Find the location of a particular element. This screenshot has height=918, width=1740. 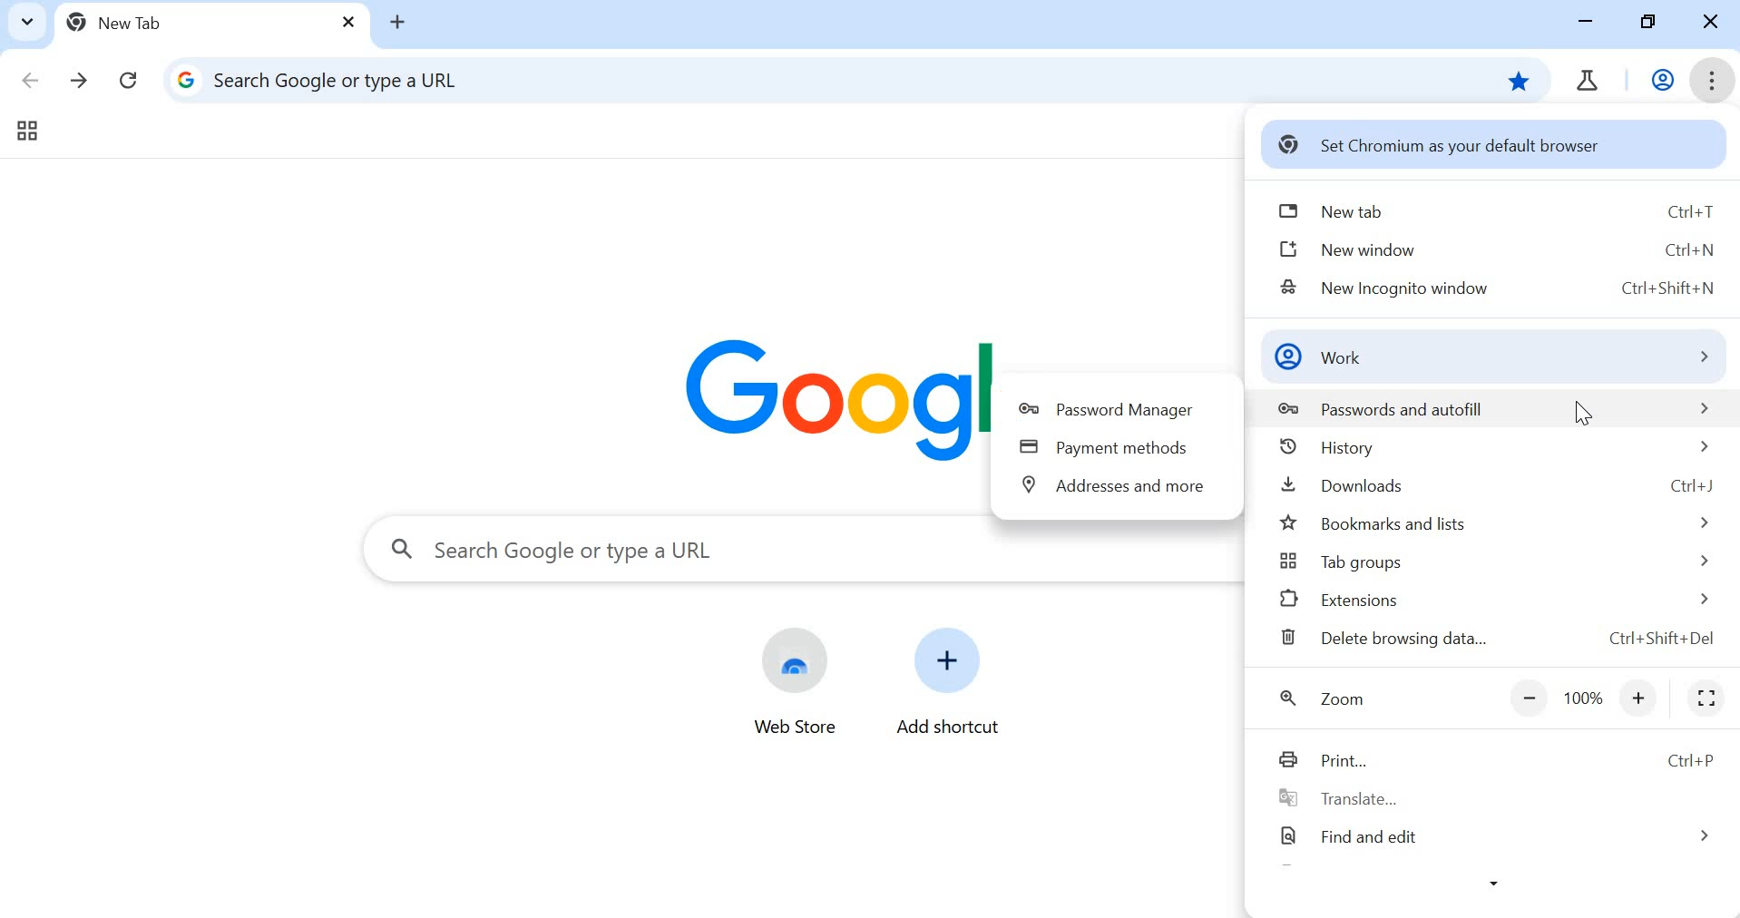

payment methods is located at coordinates (1111, 450).